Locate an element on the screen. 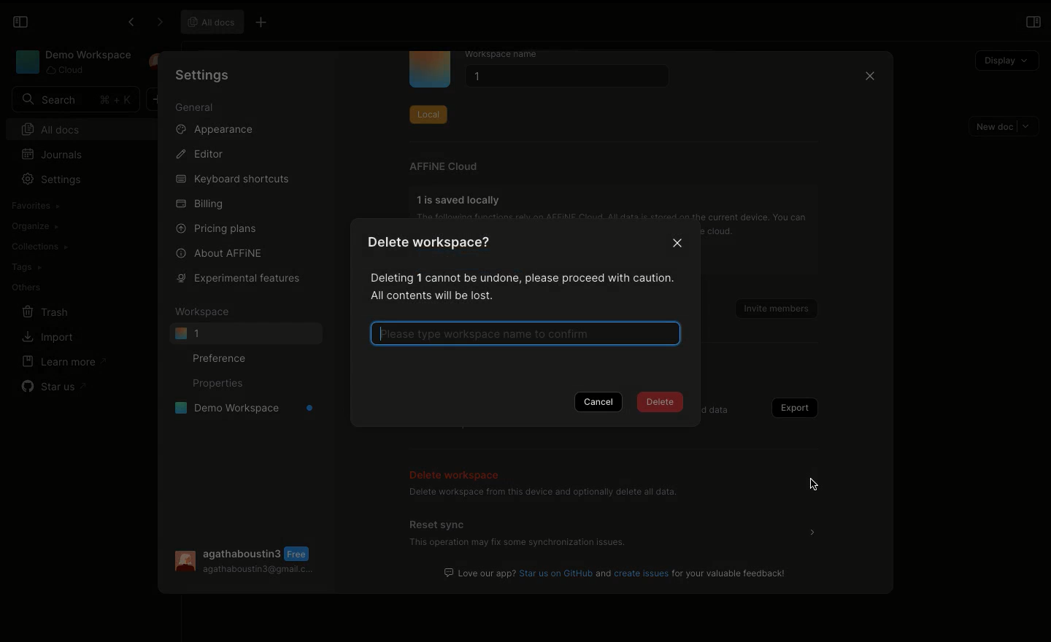 The width and height of the screenshot is (1051, 642). Export is located at coordinates (791, 408).